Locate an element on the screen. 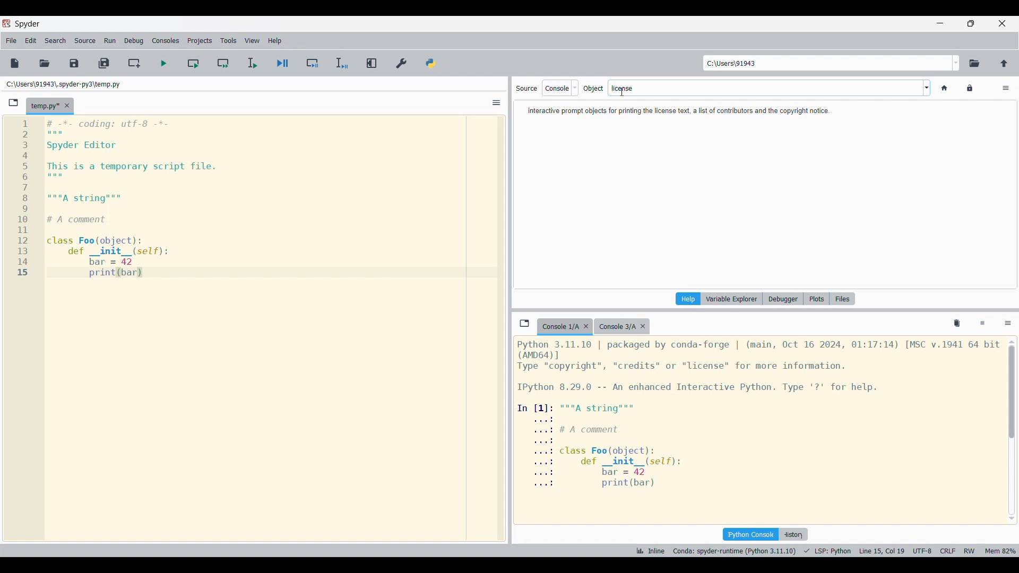  scrollbar is located at coordinates (1013, 432).